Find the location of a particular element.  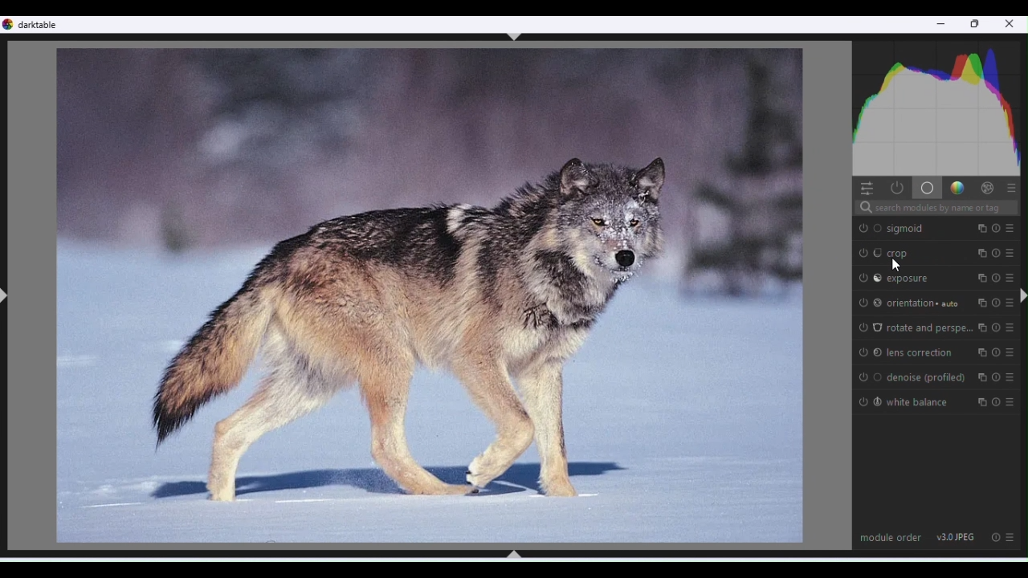

cursor is located at coordinates (896, 266).